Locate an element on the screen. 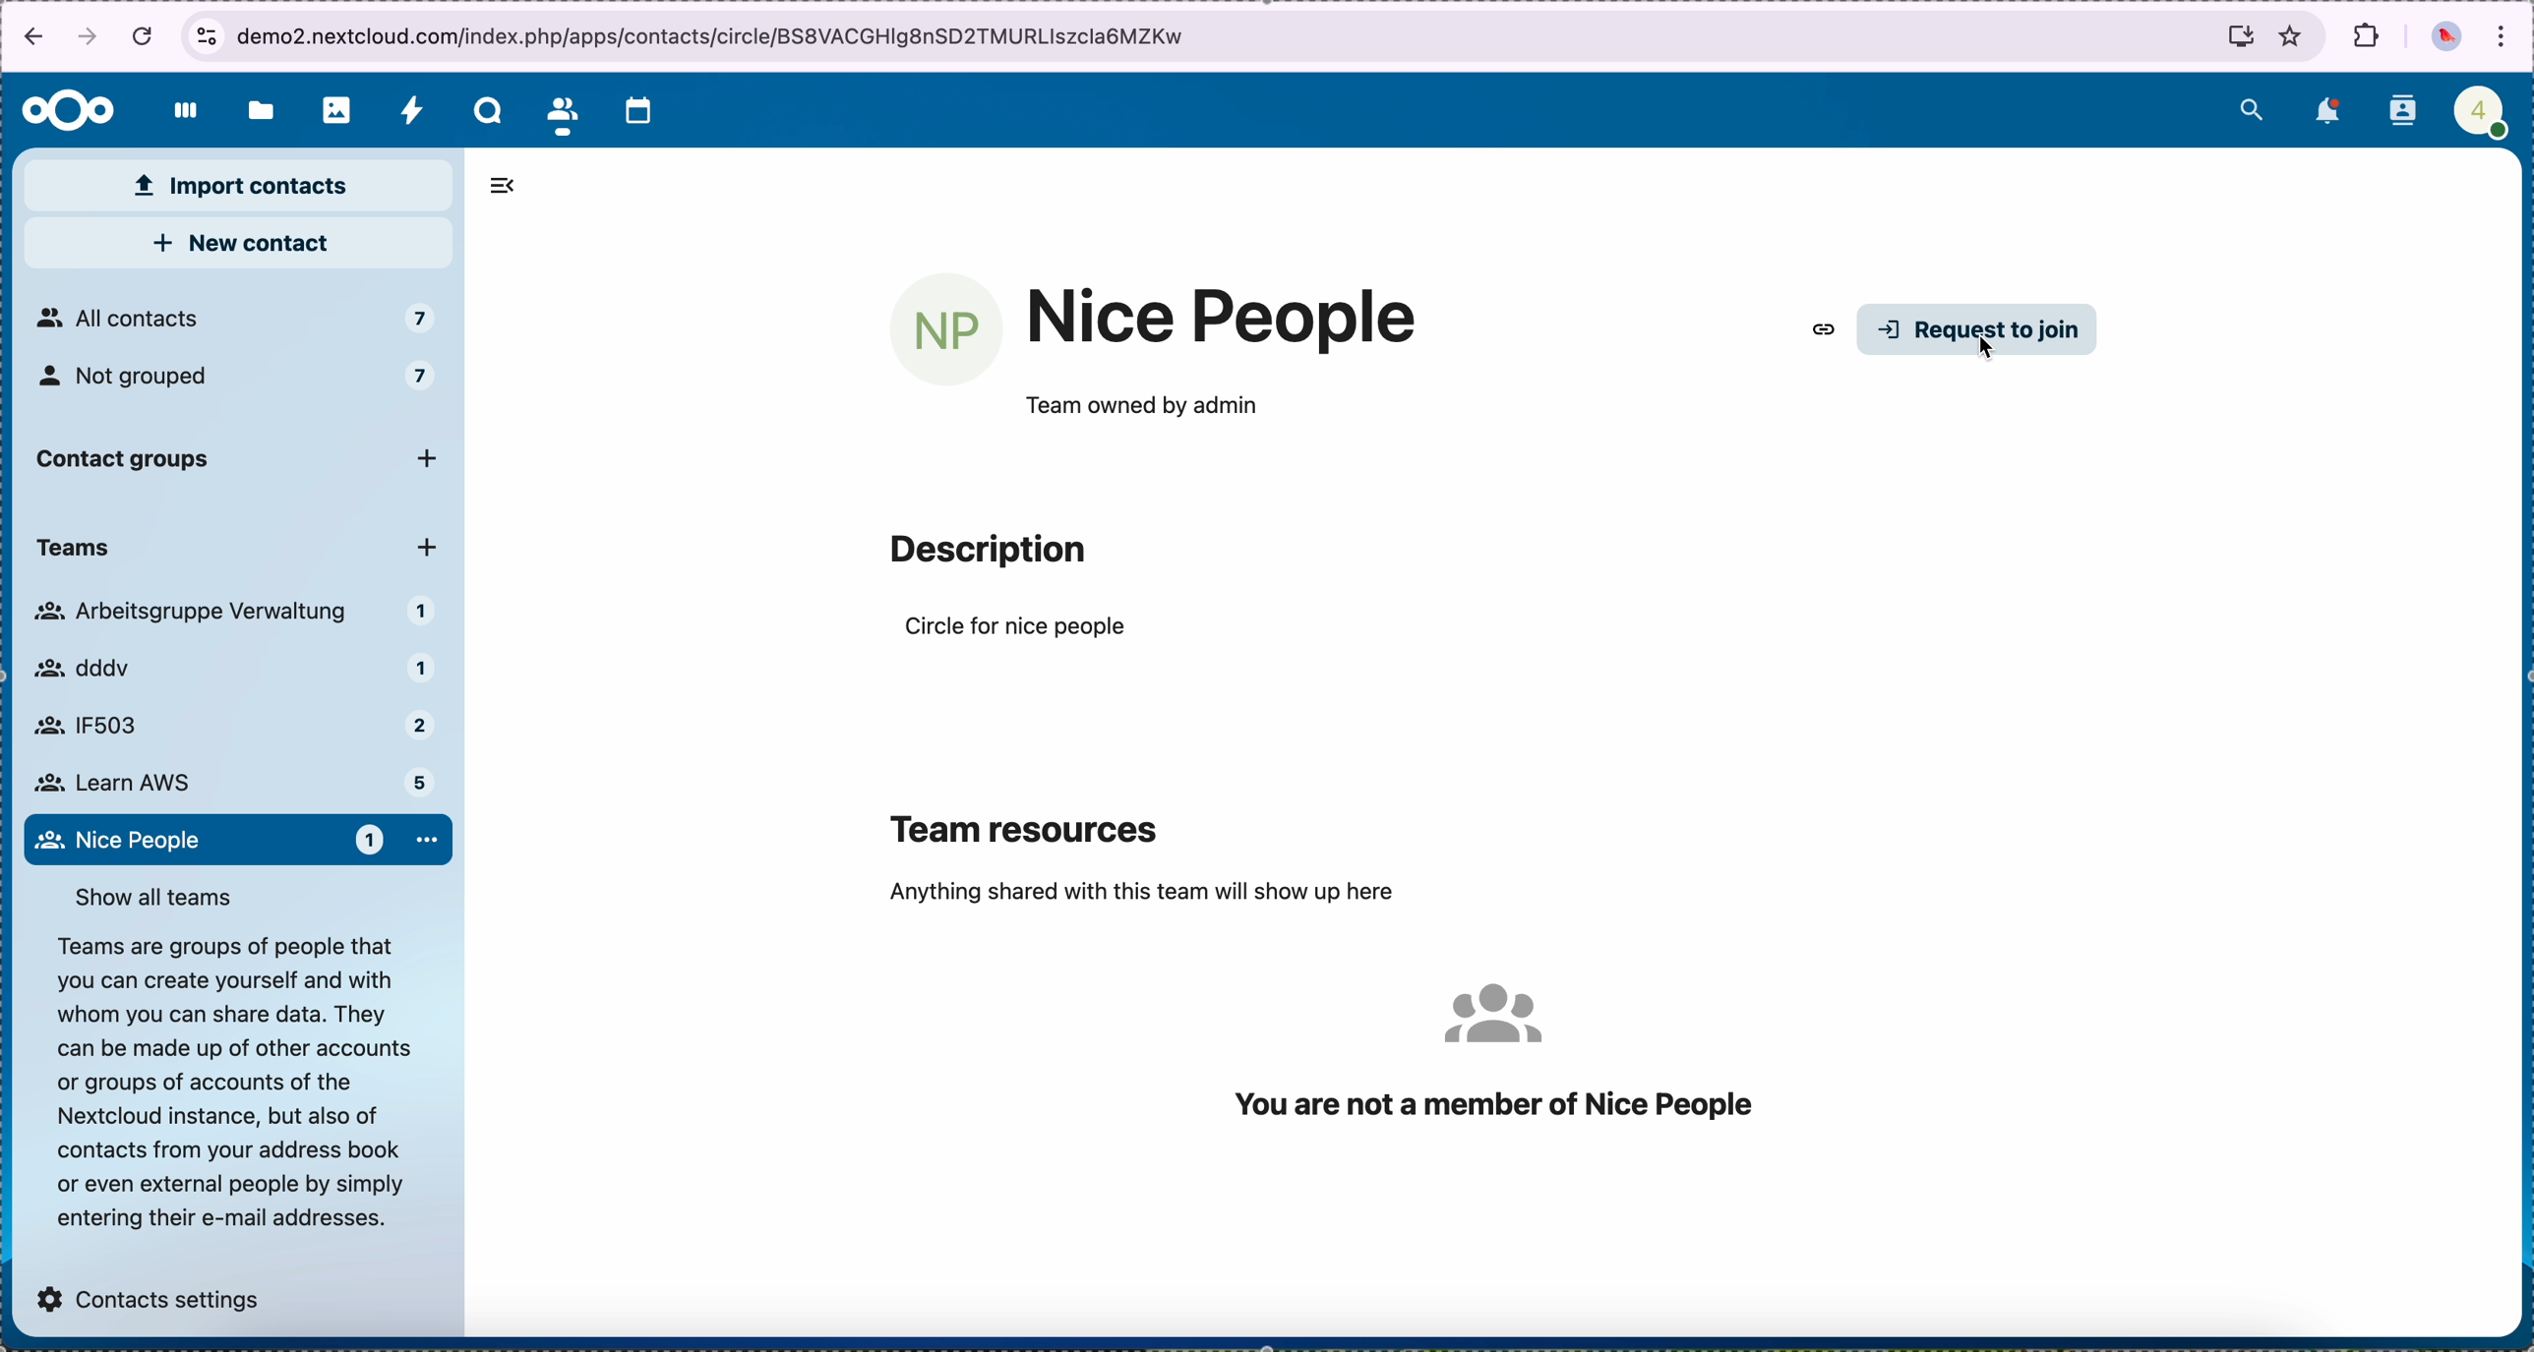 The width and height of the screenshot is (2534, 1352). not grouped is located at coordinates (241, 384).